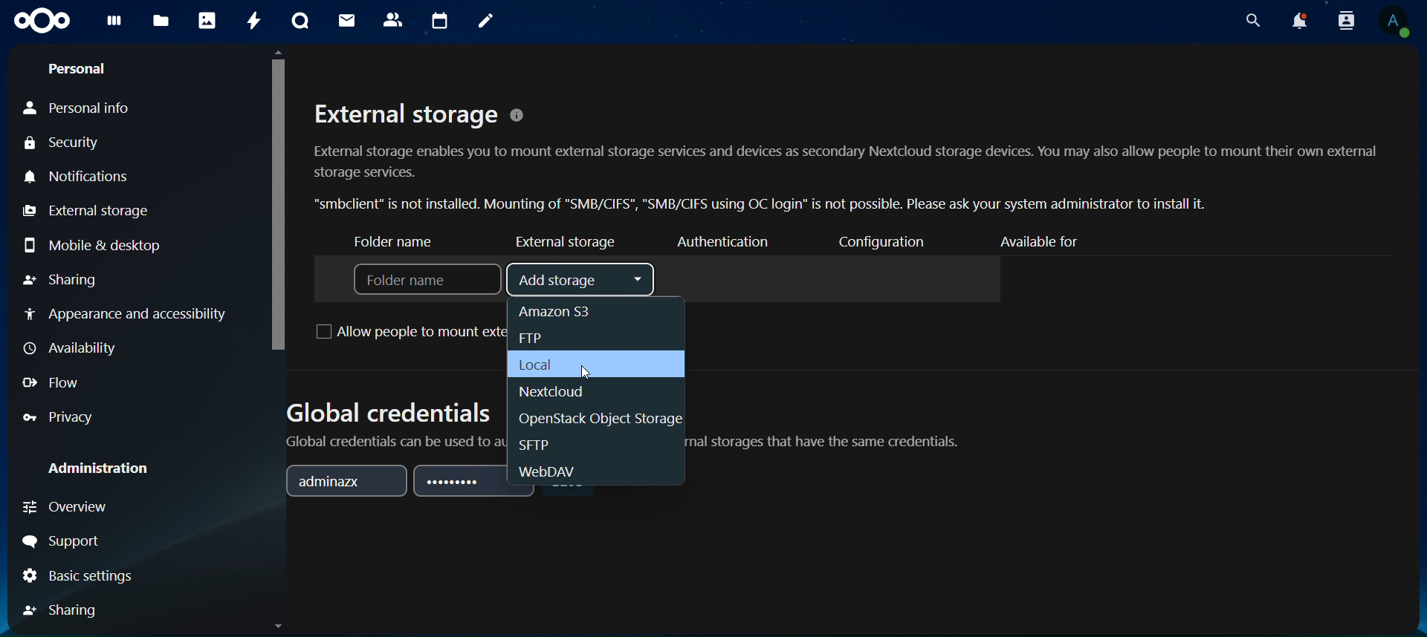 This screenshot has height=637, width=1427. What do you see at coordinates (544, 338) in the screenshot?
I see `ftp` at bounding box center [544, 338].